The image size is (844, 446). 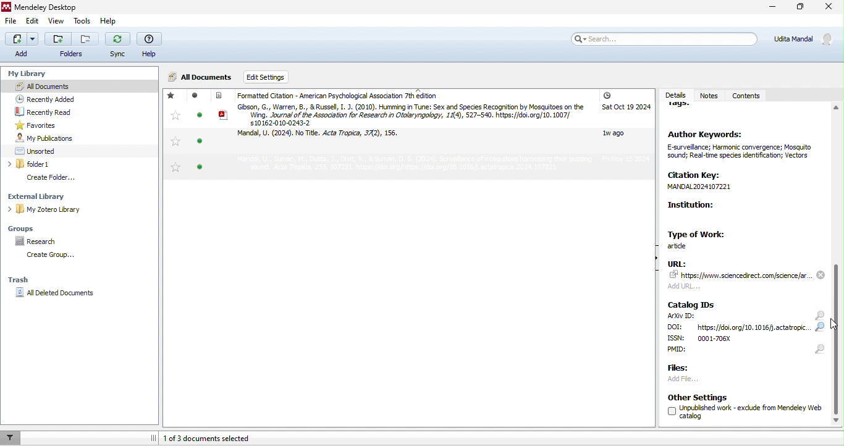 I want to click on read/unread, so click(x=197, y=135).